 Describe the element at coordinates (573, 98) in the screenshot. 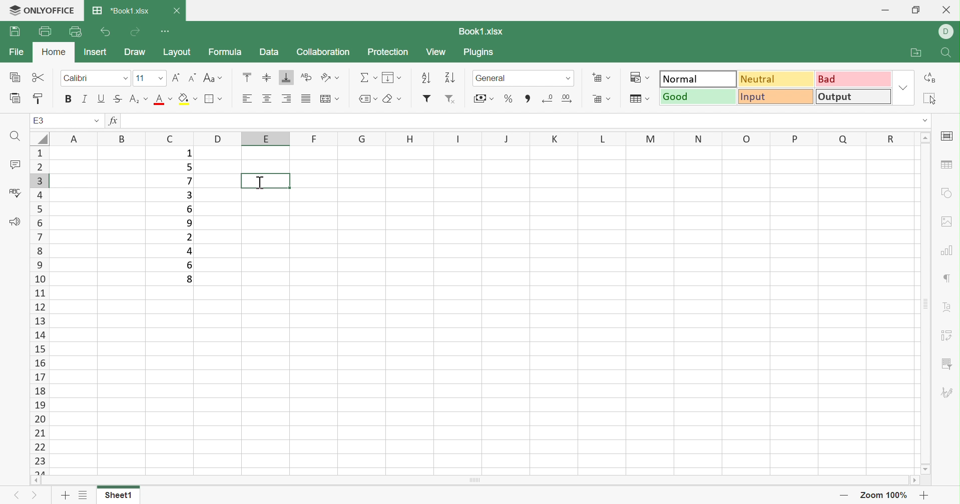

I see `Increase decimals` at that location.